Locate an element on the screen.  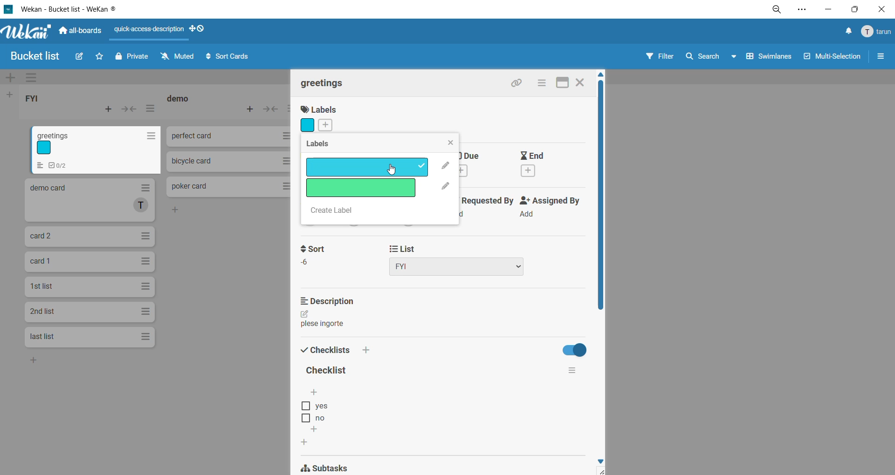
close is located at coordinates (580, 83).